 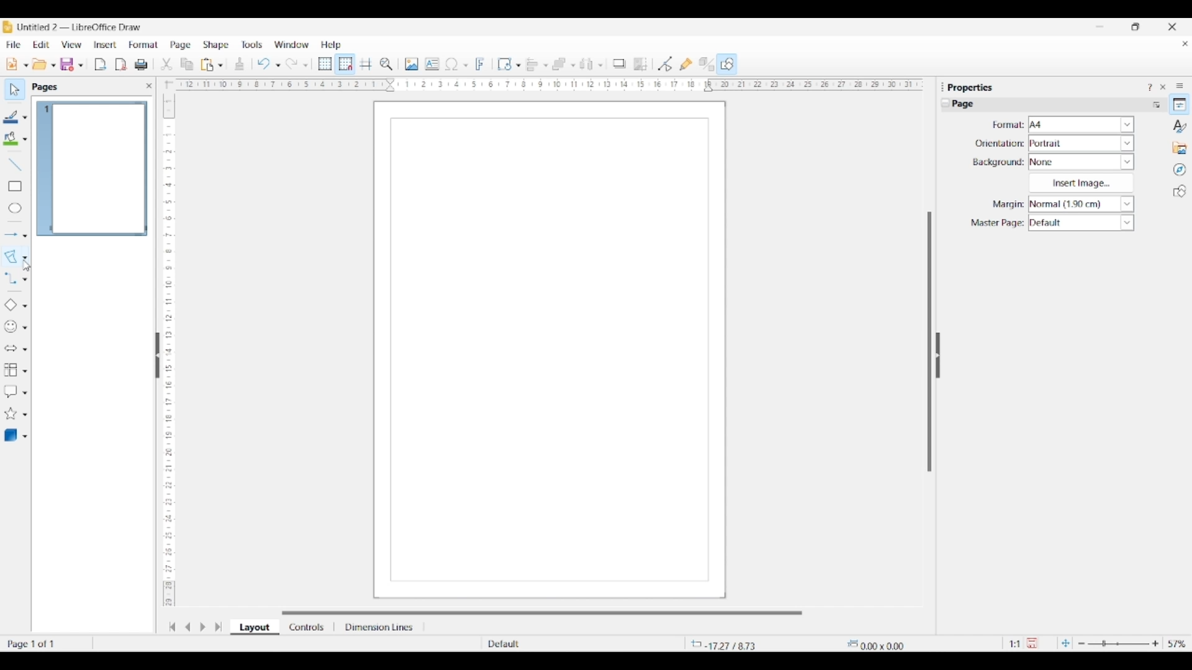 What do you see at coordinates (25, 258) in the screenshot?
I see `Curve and polygon options` at bounding box center [25, 258].